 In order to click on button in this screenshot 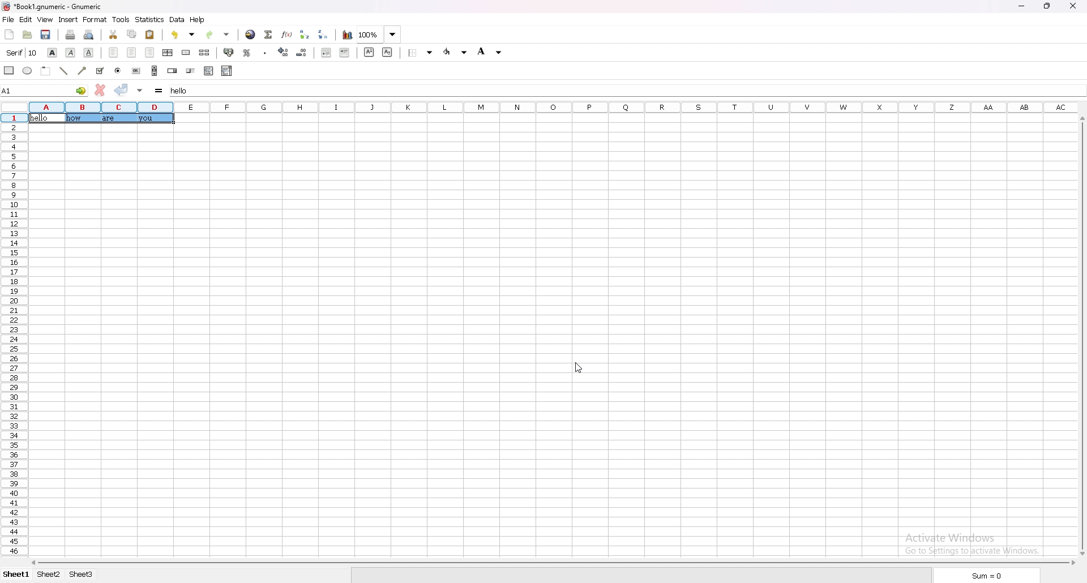, I will do `click(136, 70)`.